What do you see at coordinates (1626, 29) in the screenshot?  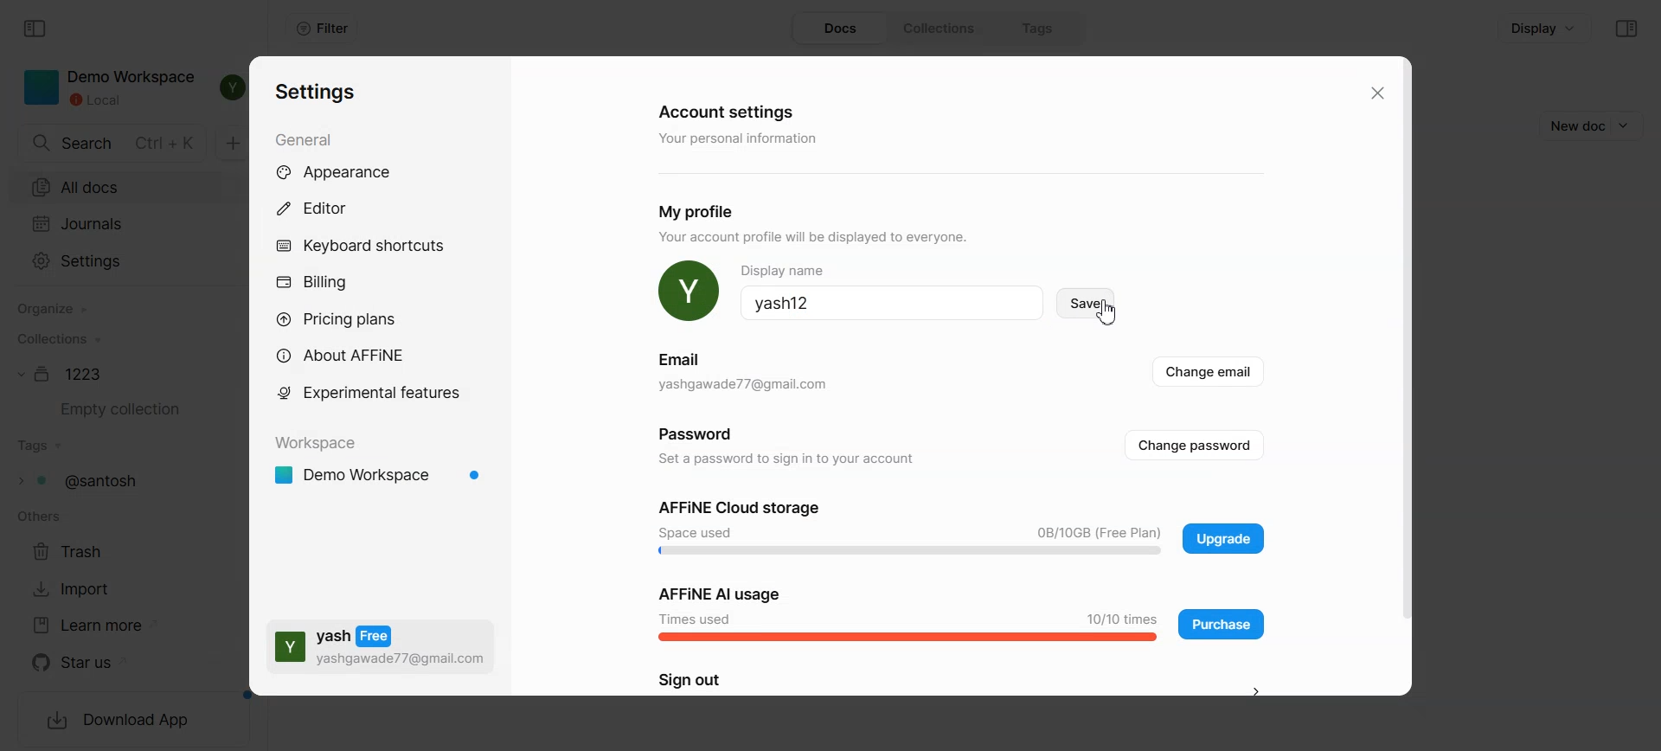 I see `Collapse sidebar` at bounding box center [1626, 29].